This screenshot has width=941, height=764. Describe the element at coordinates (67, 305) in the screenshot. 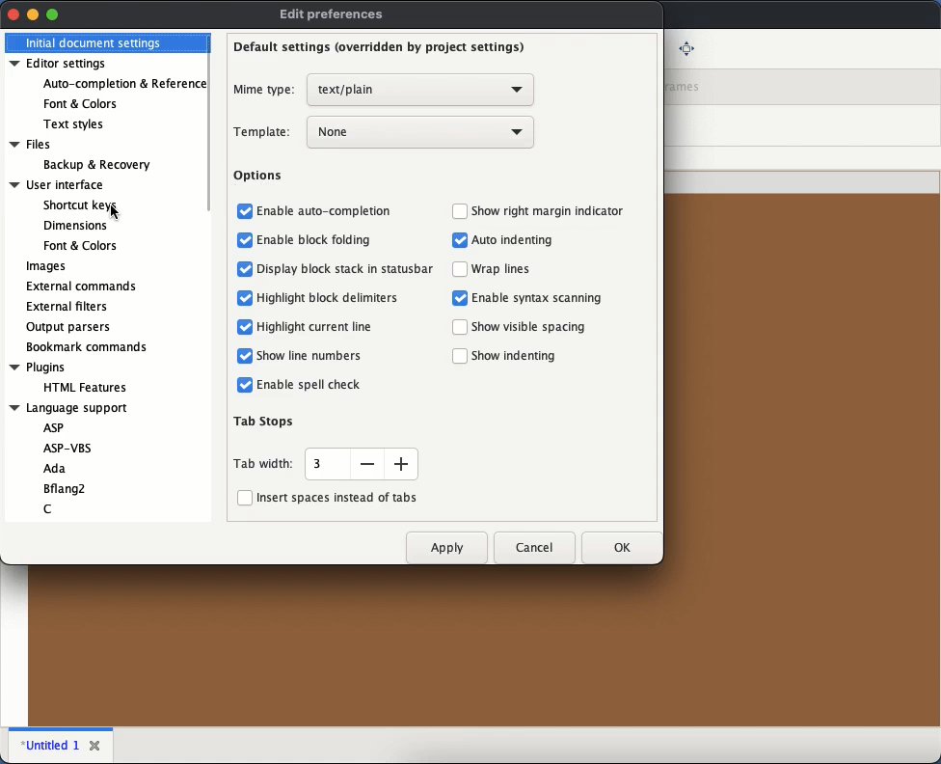

I see `external filters` at that location.